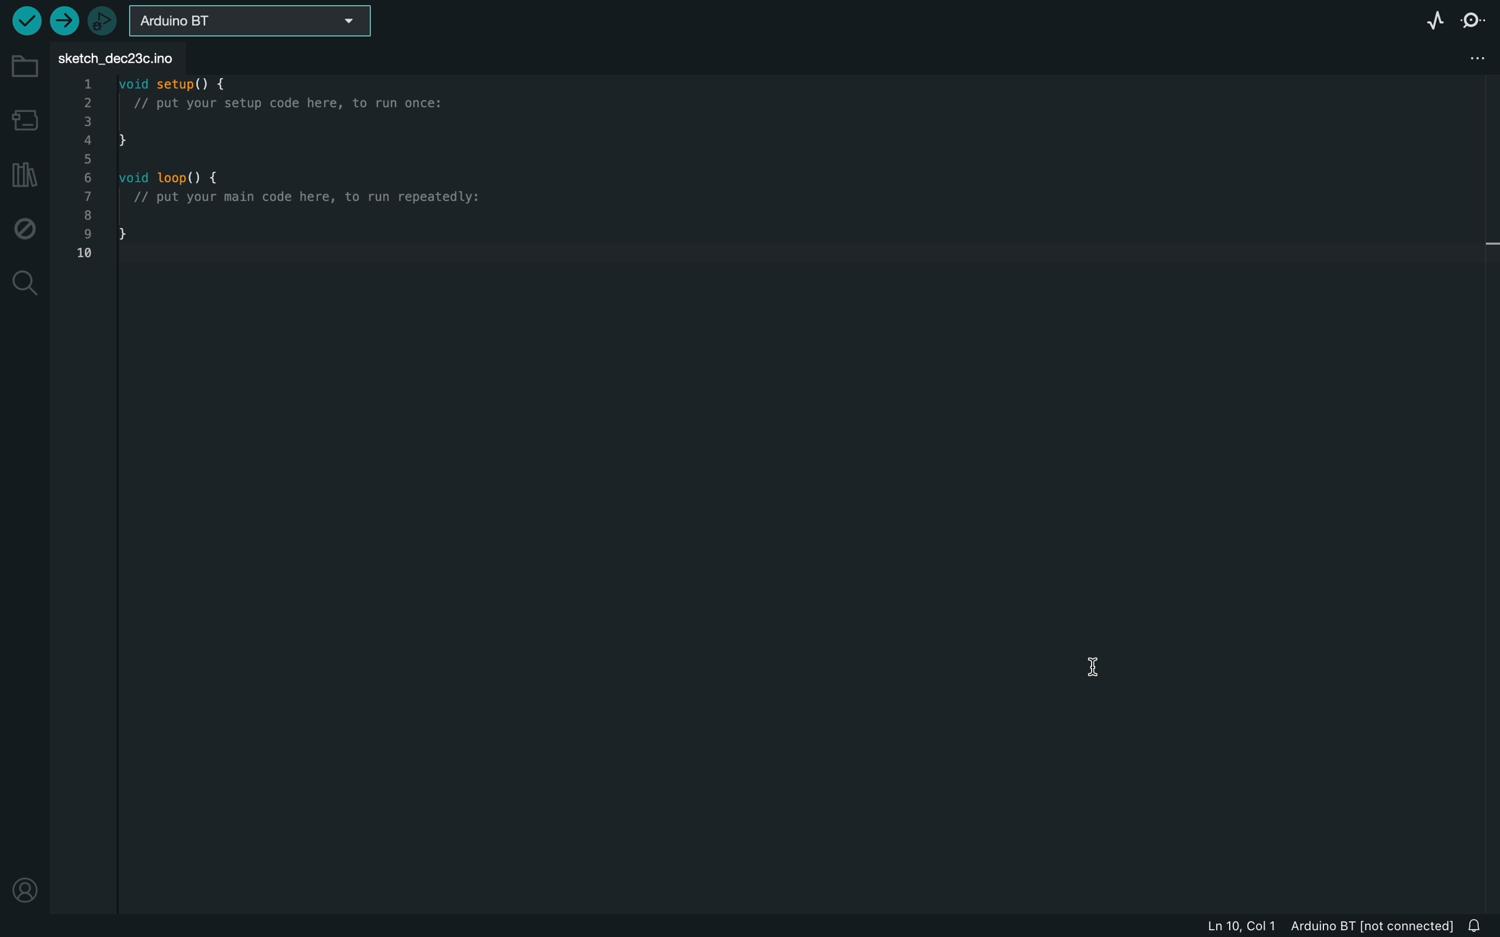 Image resolution: width=1500 pixels, height=937 pixels. I want to click on search, so click(24, 283).